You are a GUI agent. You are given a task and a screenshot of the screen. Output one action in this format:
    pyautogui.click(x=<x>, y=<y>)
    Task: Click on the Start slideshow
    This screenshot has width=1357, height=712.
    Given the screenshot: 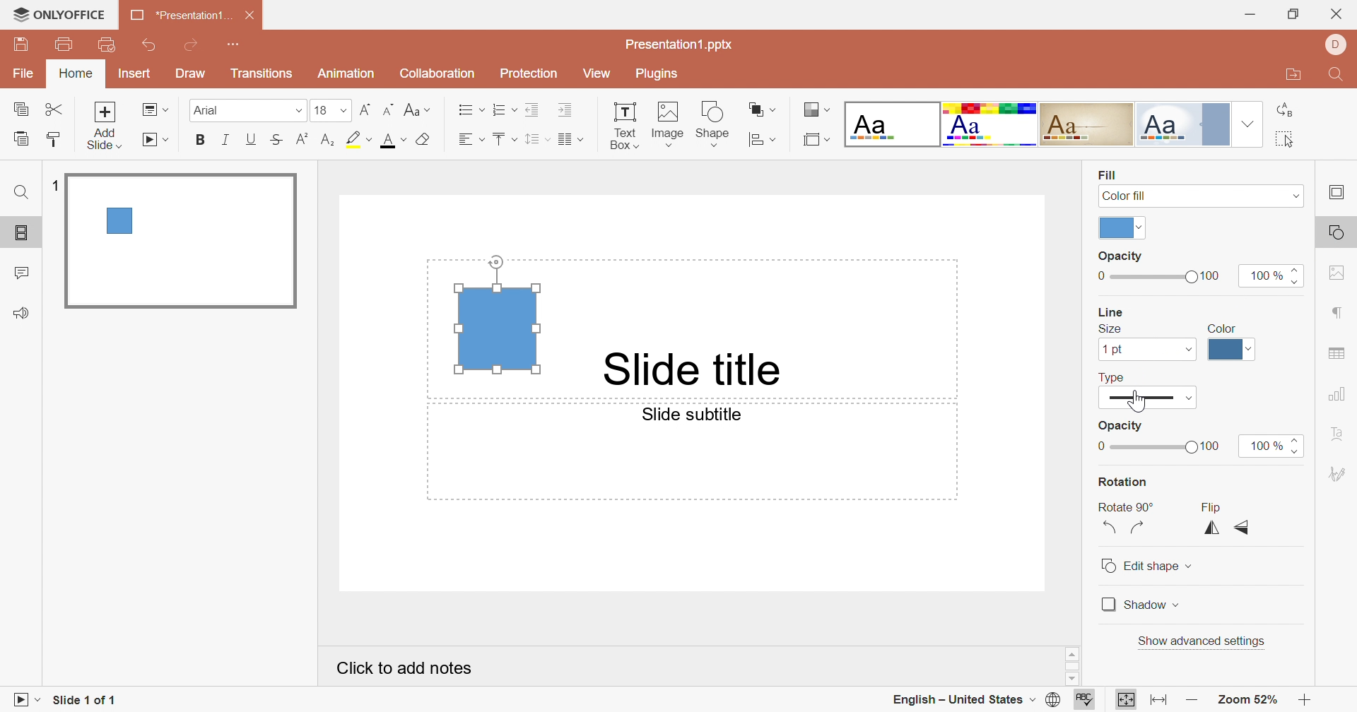 What is the action you would take?
    pyautogui.click(x=28, y=701)
    